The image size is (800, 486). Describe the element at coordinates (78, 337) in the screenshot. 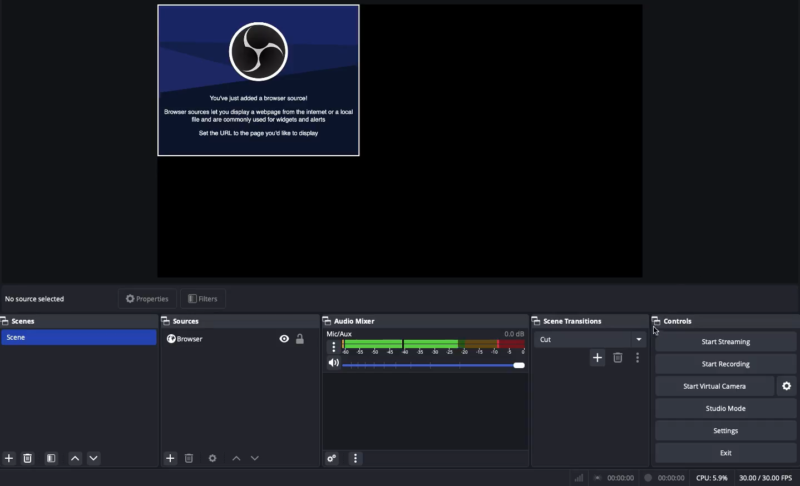

I see `Scene` at that location.